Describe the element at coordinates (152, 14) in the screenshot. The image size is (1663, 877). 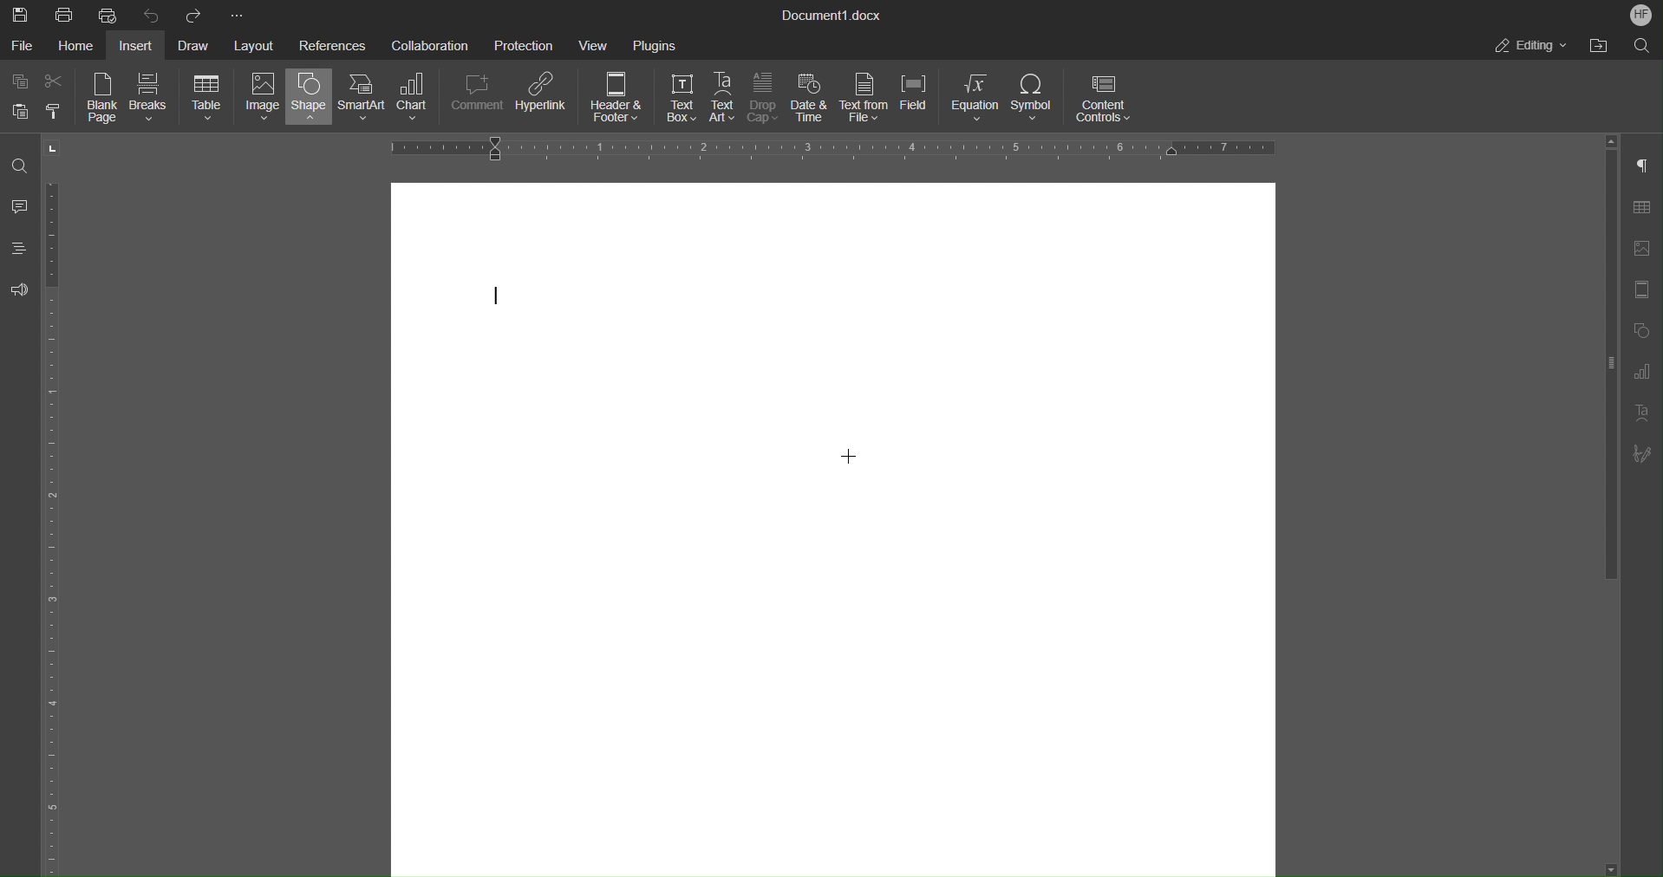
I see `Undo` at that location.